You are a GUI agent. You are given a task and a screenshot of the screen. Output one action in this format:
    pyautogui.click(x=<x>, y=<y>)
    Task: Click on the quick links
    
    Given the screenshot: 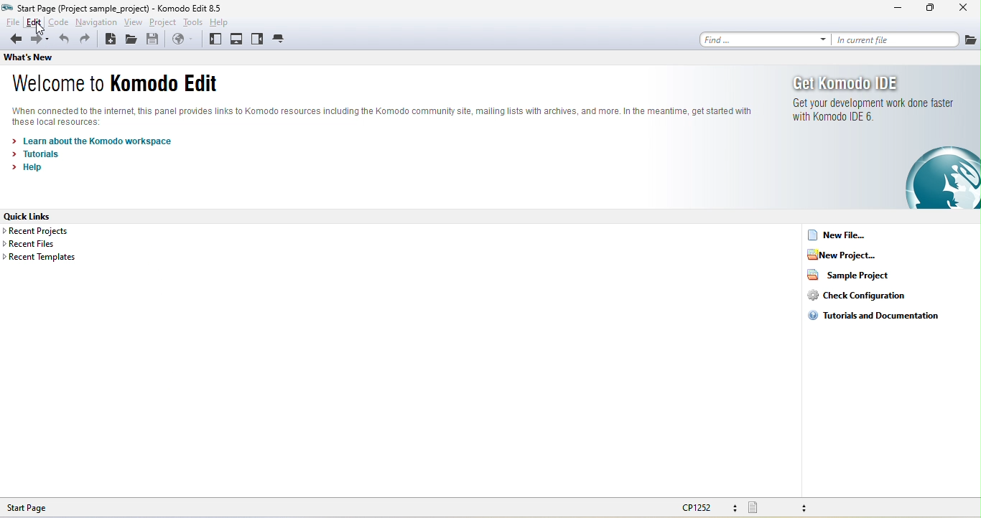 What is the action you would take?
    pyautogui.click(x=42, y=216)
    